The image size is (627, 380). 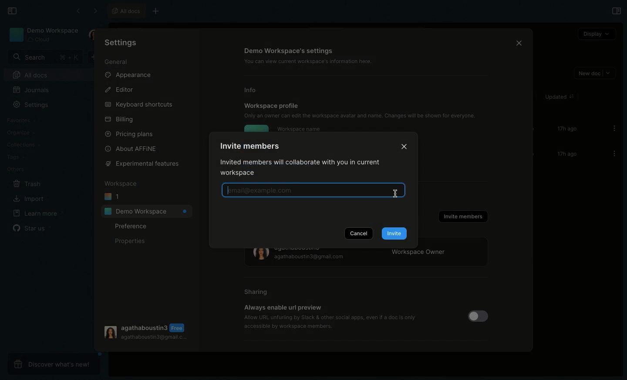 What do you see at coordinates (51, 75) in the screenshot?
I see `All docs` at bounding box center [51, 75].